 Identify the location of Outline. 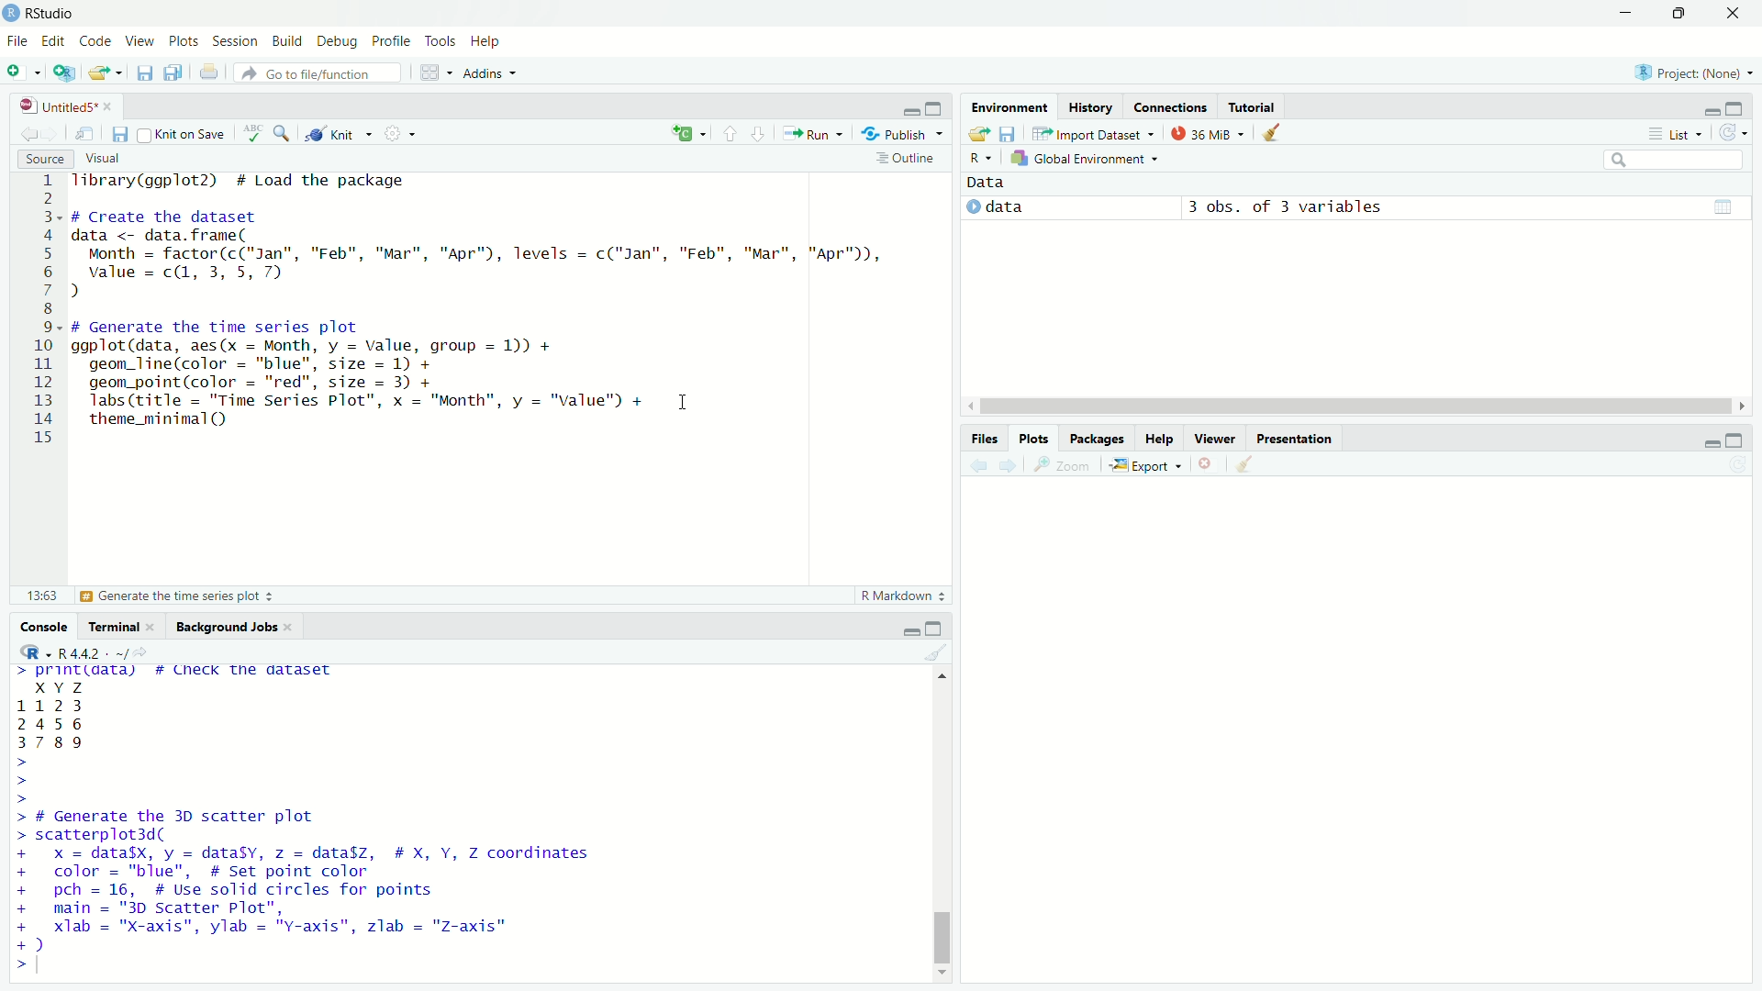
(909, 158).